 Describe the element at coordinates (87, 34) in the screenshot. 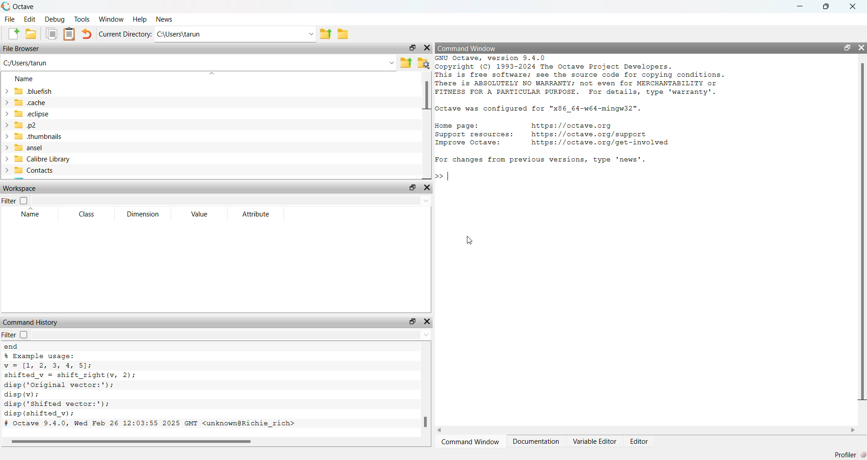

I see `undo` at that location.